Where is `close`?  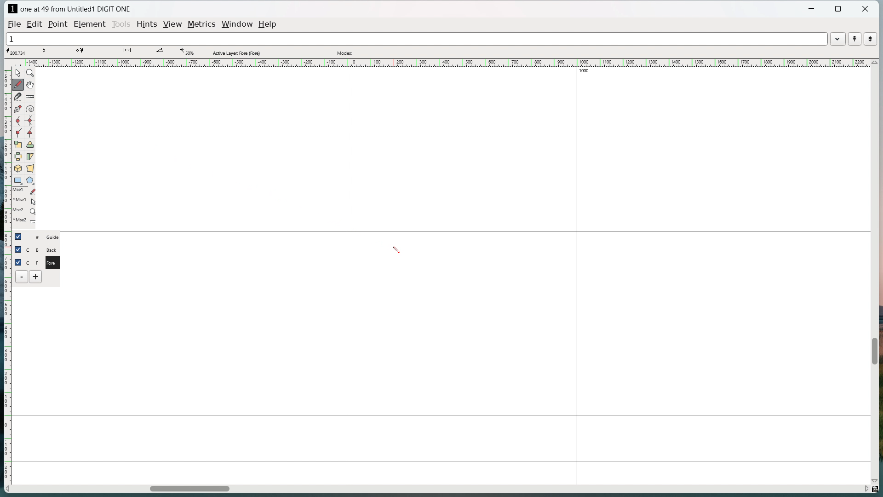
close is located at coordinates (865, 9).